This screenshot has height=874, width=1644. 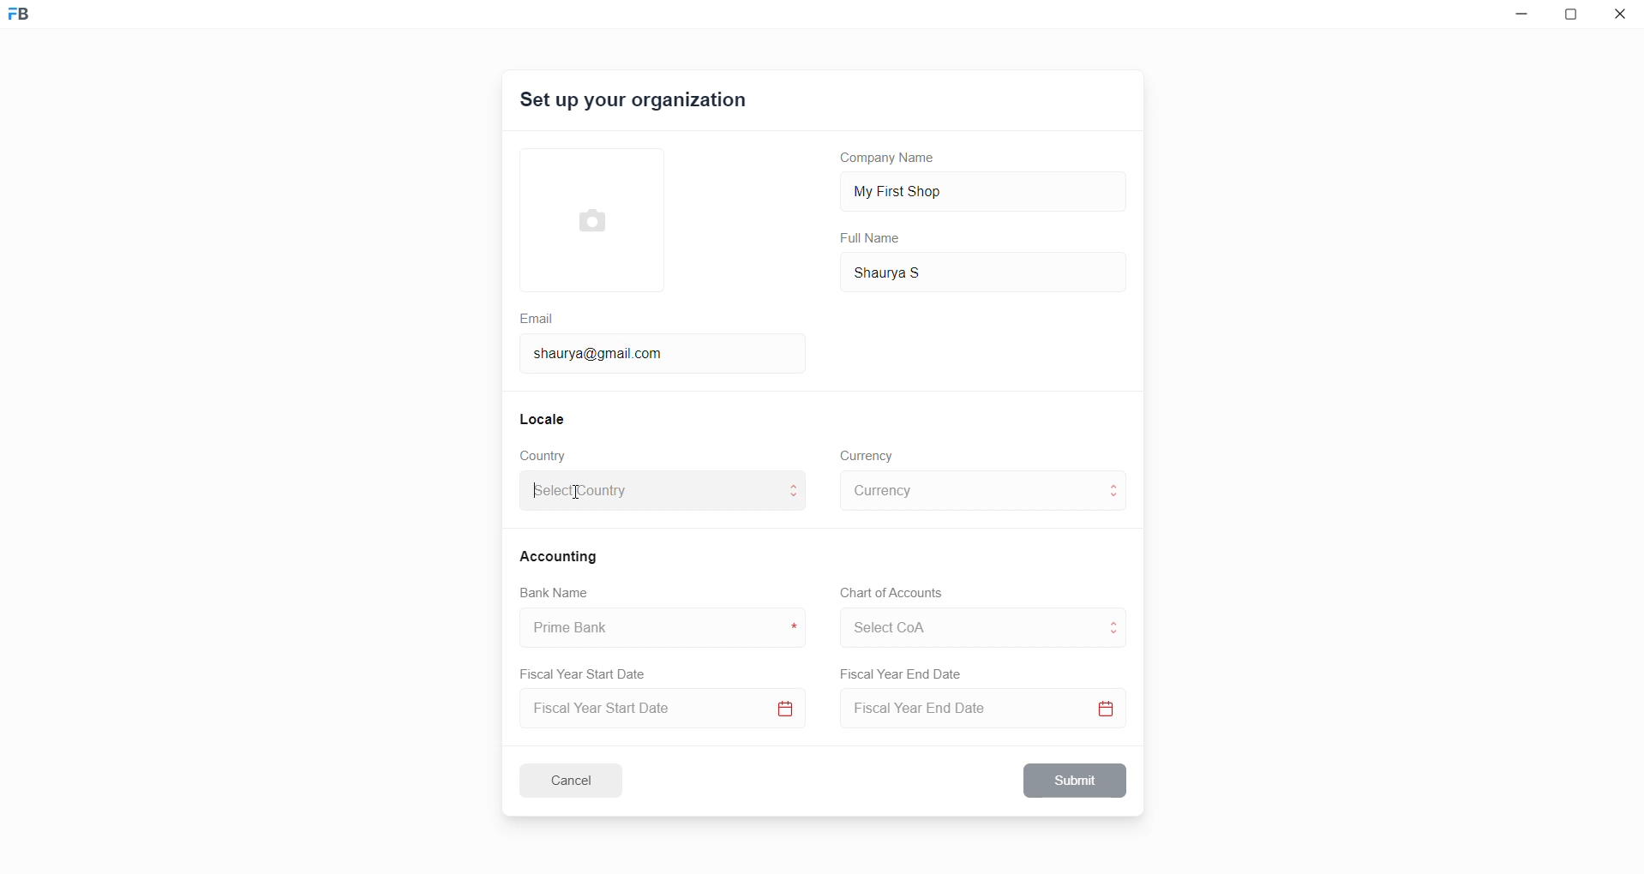 I want to click on Locale, so click(x=543, y=418).